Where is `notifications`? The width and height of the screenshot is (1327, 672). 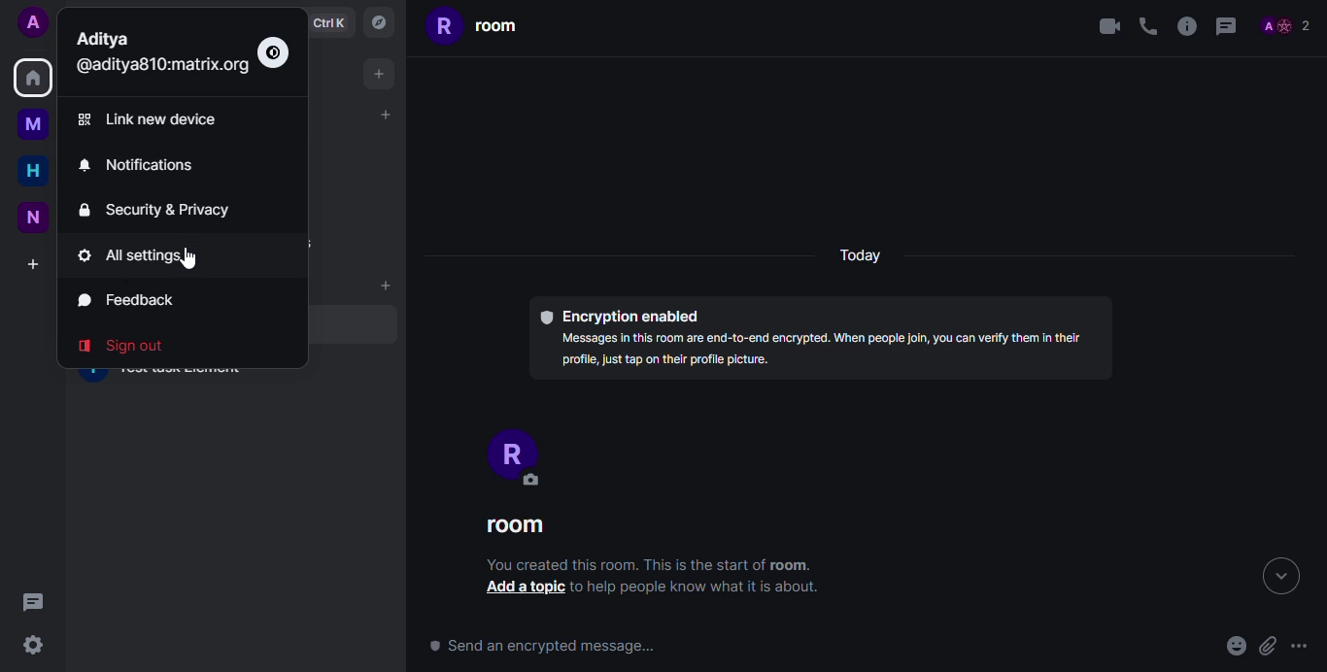
notifications is located at coordinates (133, 164).